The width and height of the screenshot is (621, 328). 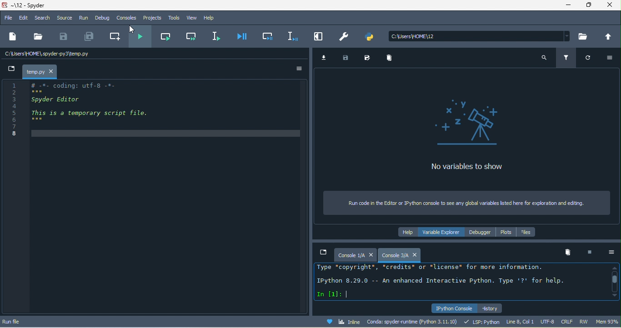 I want to click on interrupt kenel, so click(x=591, y=253).